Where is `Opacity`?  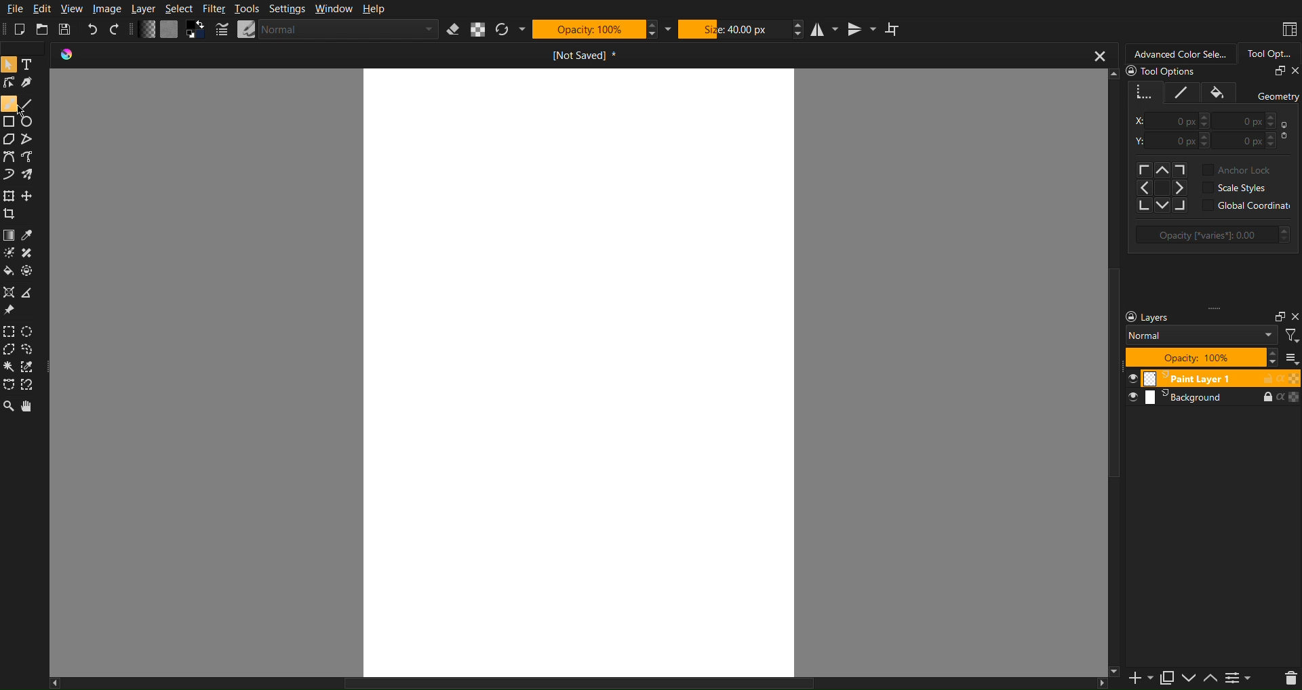
Opacity is located at coordinates (1196, 357).